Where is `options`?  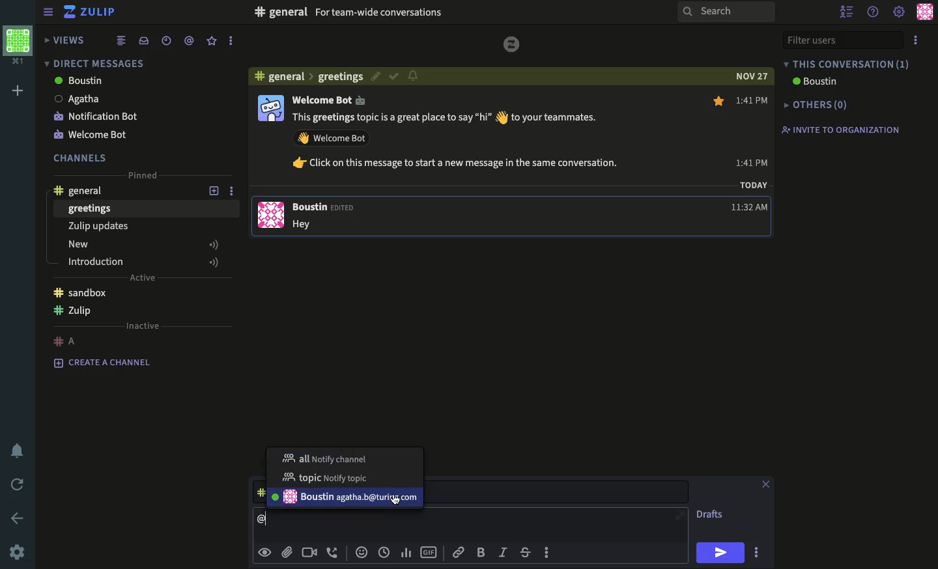 options is located at coordinates (757, 553).